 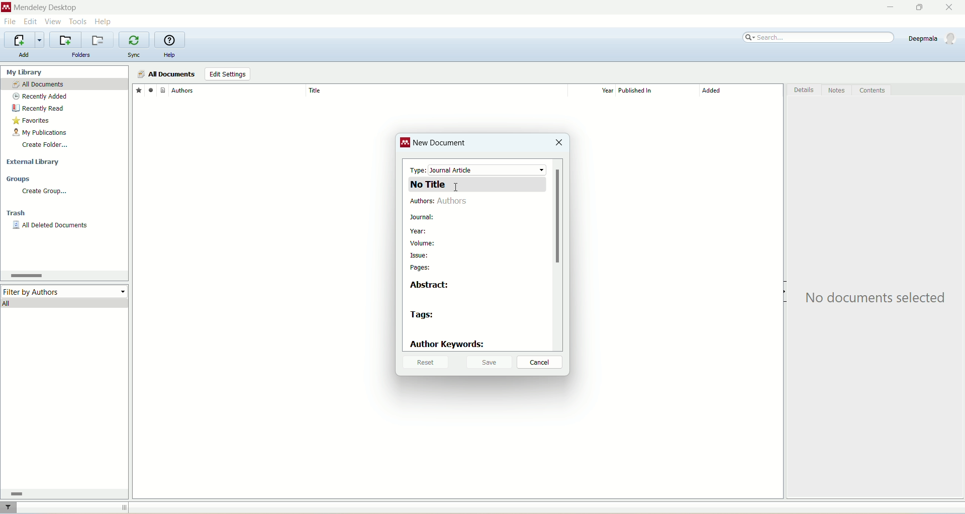 What do you see at coordinates (448, 345) in the screenshot?
I see `author keywords` at bounding box center [448, 345].